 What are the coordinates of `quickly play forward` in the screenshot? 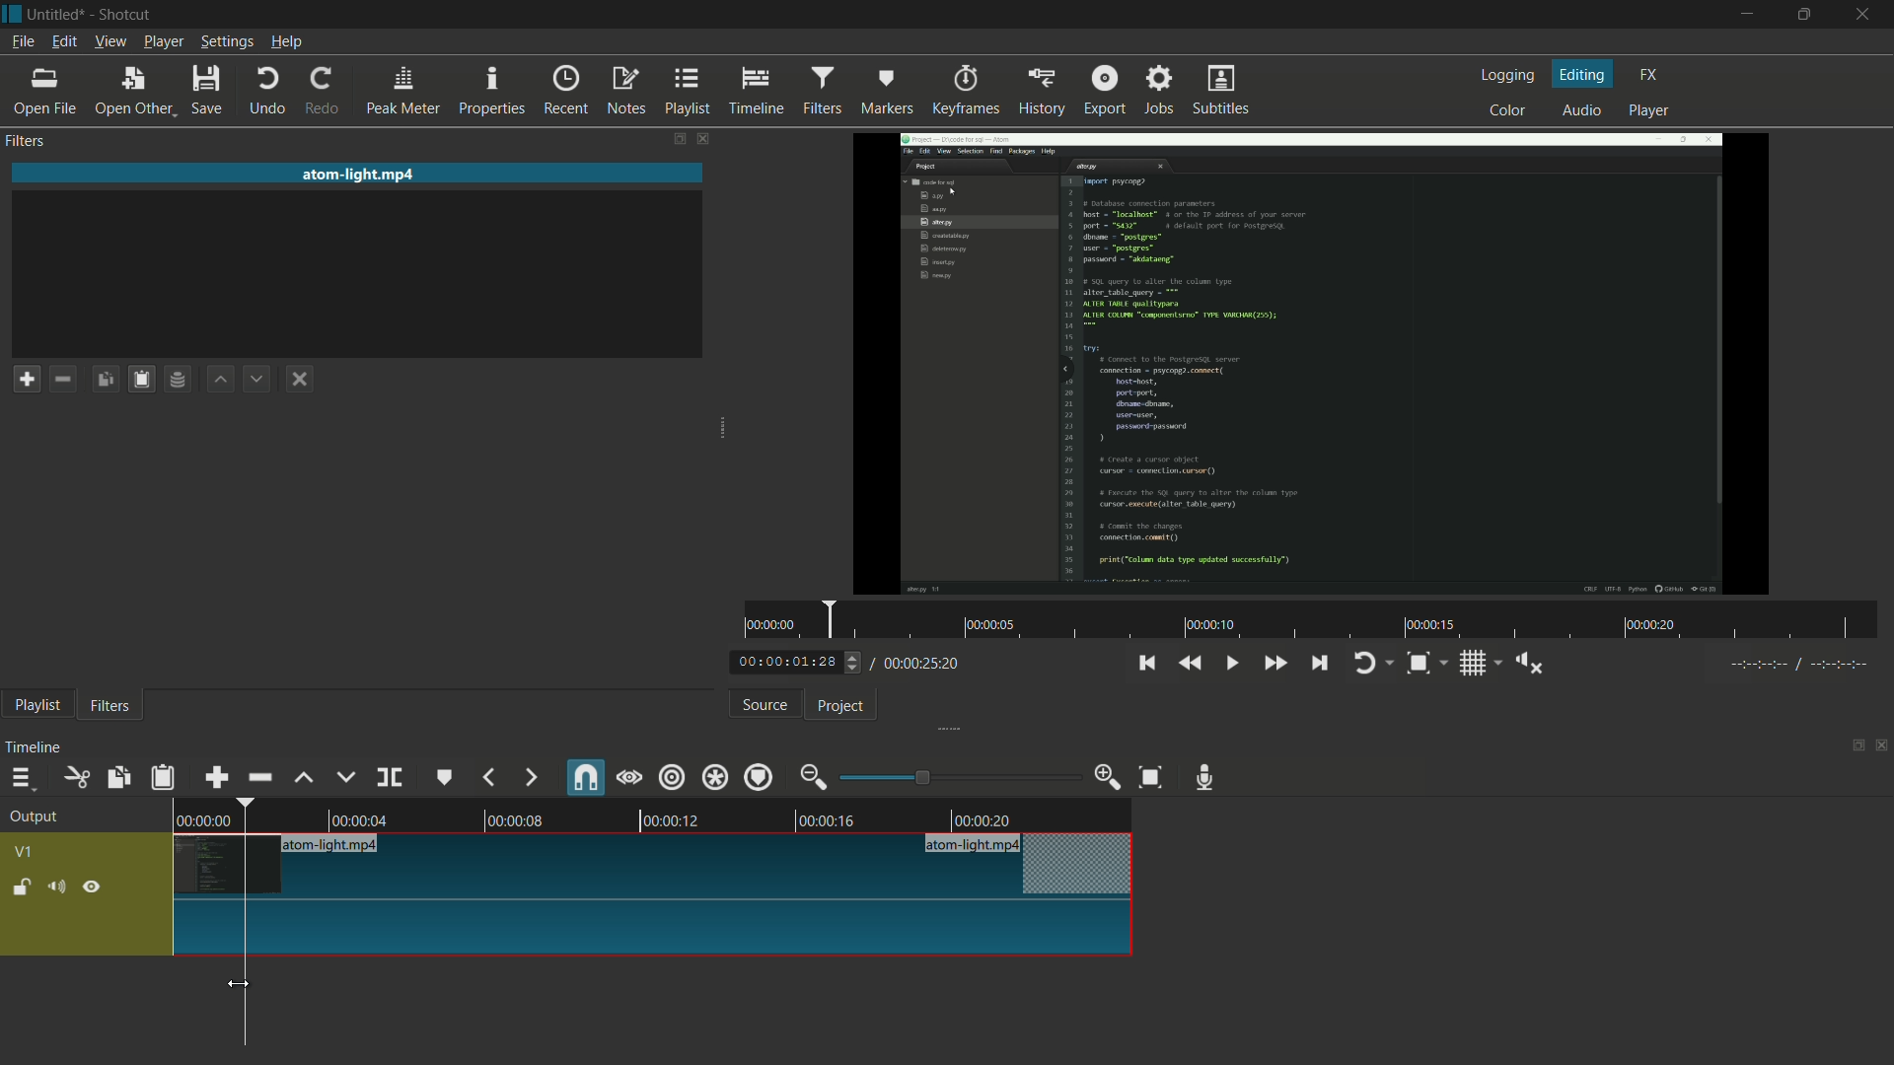 It's located at (1274, 663).